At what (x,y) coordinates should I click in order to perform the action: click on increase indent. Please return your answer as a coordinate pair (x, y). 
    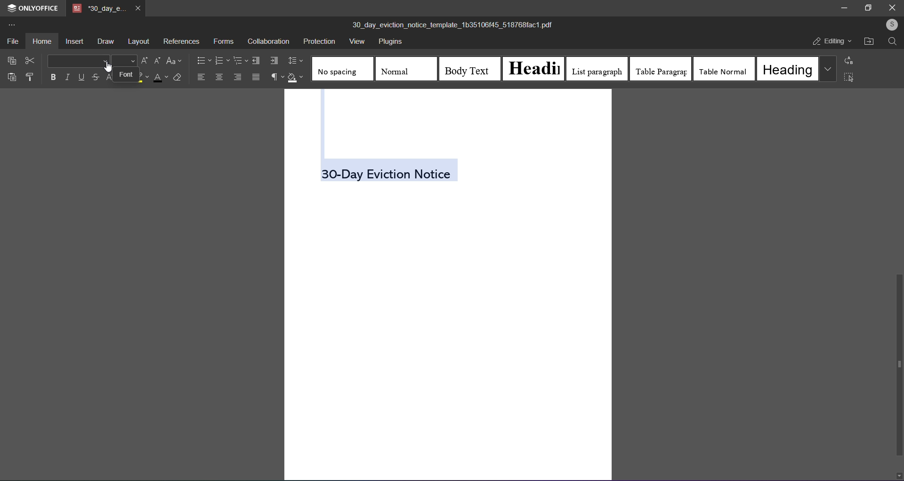
    Looking at the image, I should click on (274, 60).